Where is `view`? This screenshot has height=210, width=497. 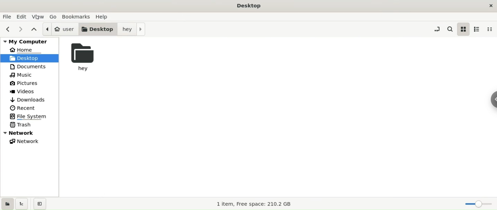
view is located at coordinates (38, 17).